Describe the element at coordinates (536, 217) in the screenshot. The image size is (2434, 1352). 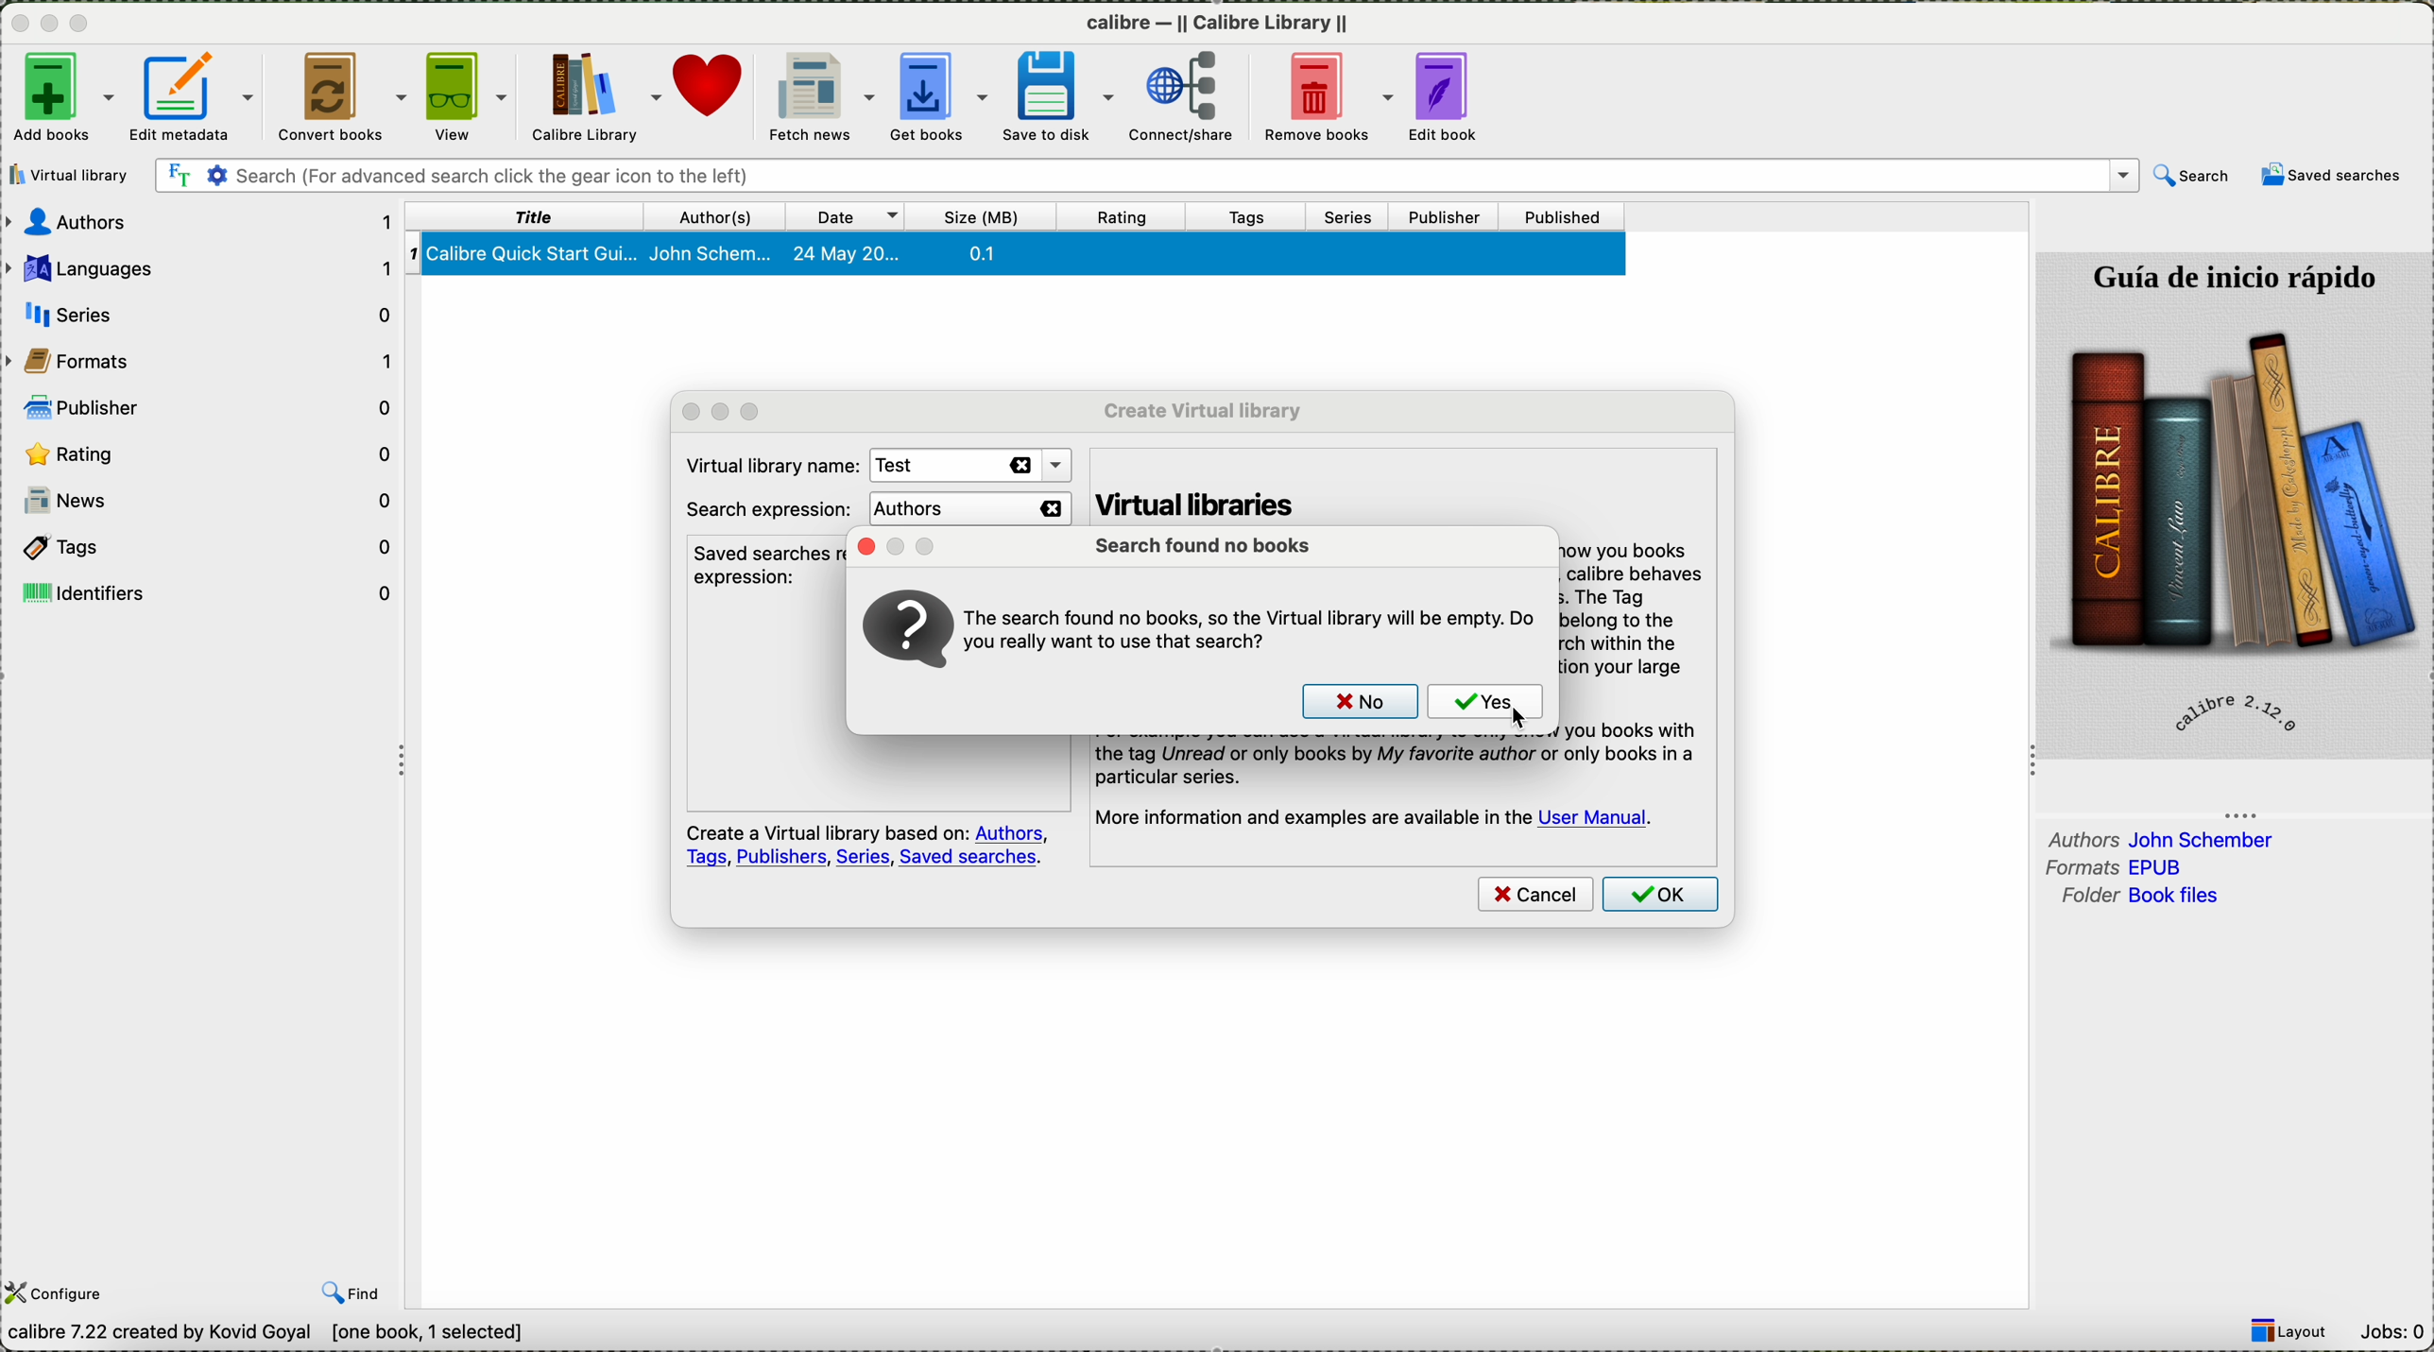
I see `title` at that location.